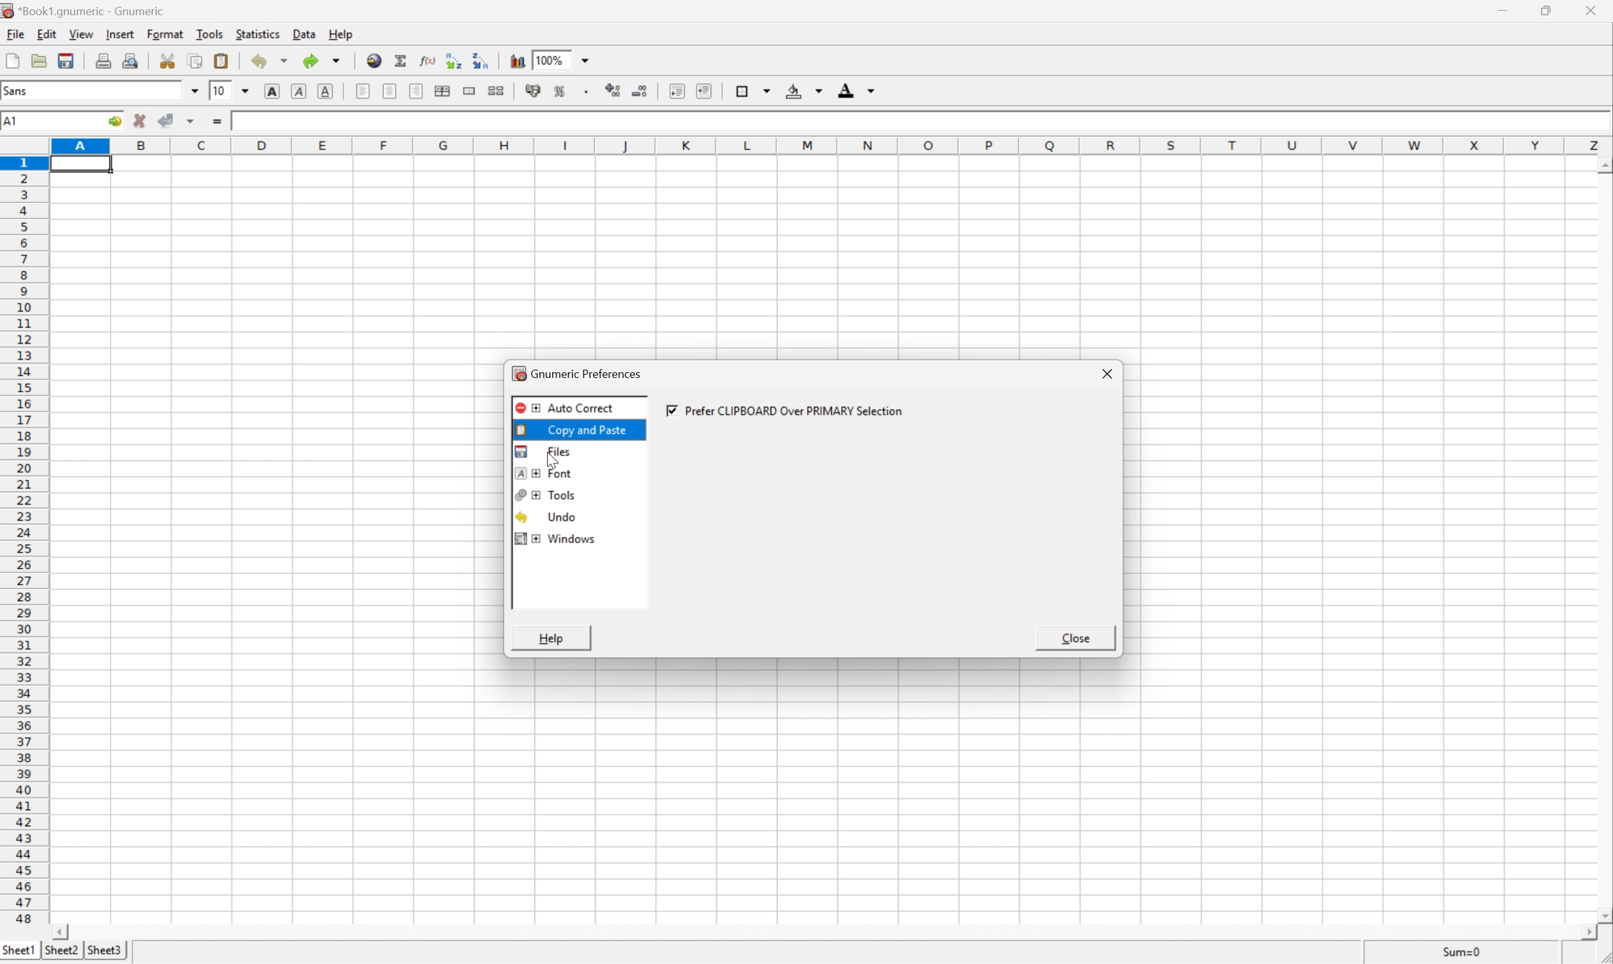  I want to click on Font name - sans, so click(101, 92).